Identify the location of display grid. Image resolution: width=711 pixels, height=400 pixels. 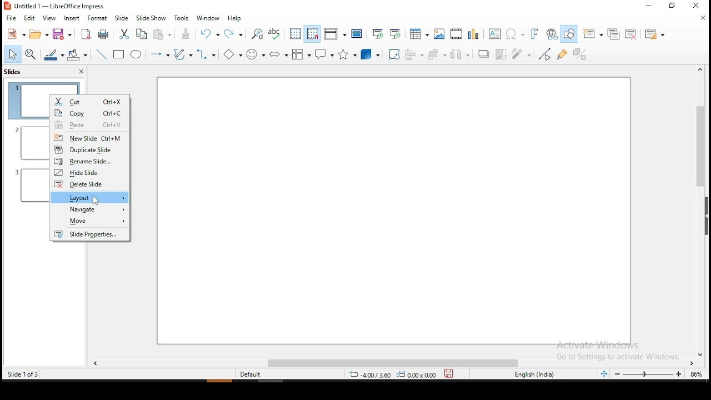
(296, 34).